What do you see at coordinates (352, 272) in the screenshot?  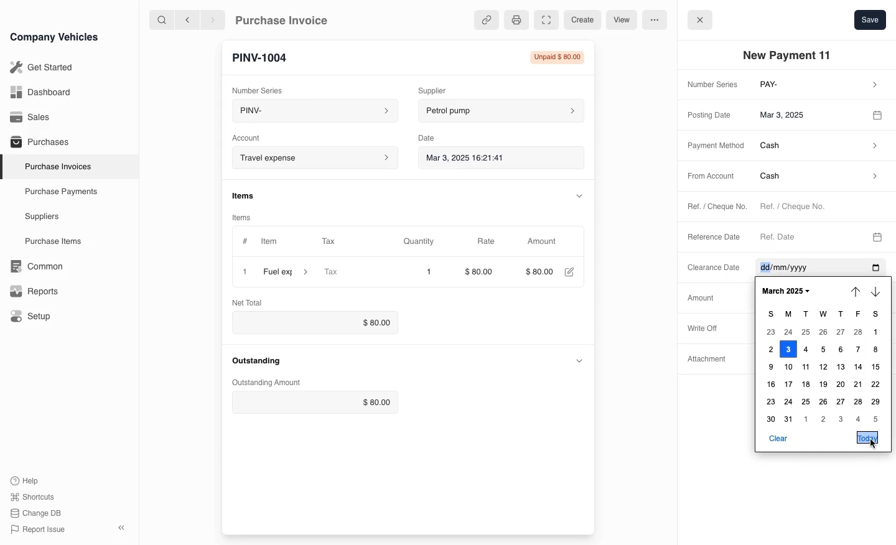 I see `Tax ` at bounding box center [352, 272].